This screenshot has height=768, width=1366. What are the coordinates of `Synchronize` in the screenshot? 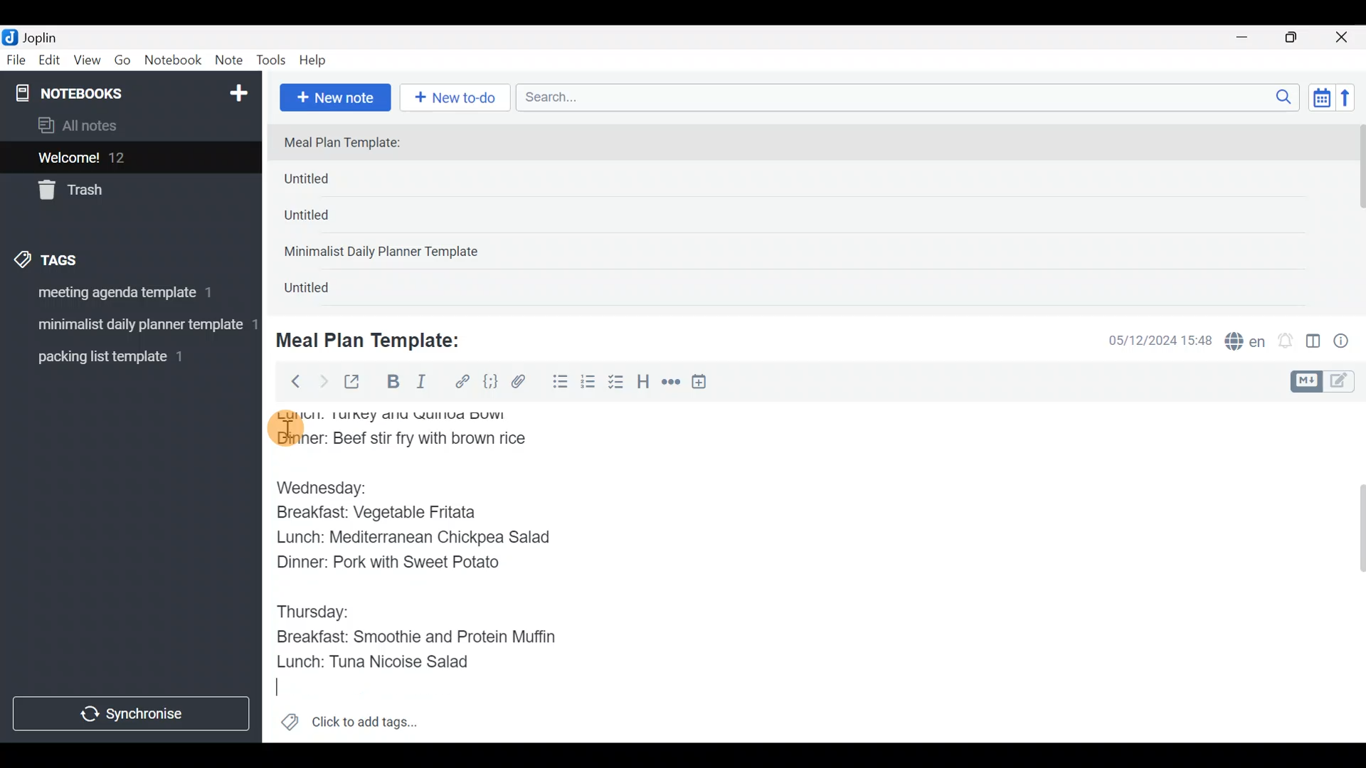 It's located at (133, 713).